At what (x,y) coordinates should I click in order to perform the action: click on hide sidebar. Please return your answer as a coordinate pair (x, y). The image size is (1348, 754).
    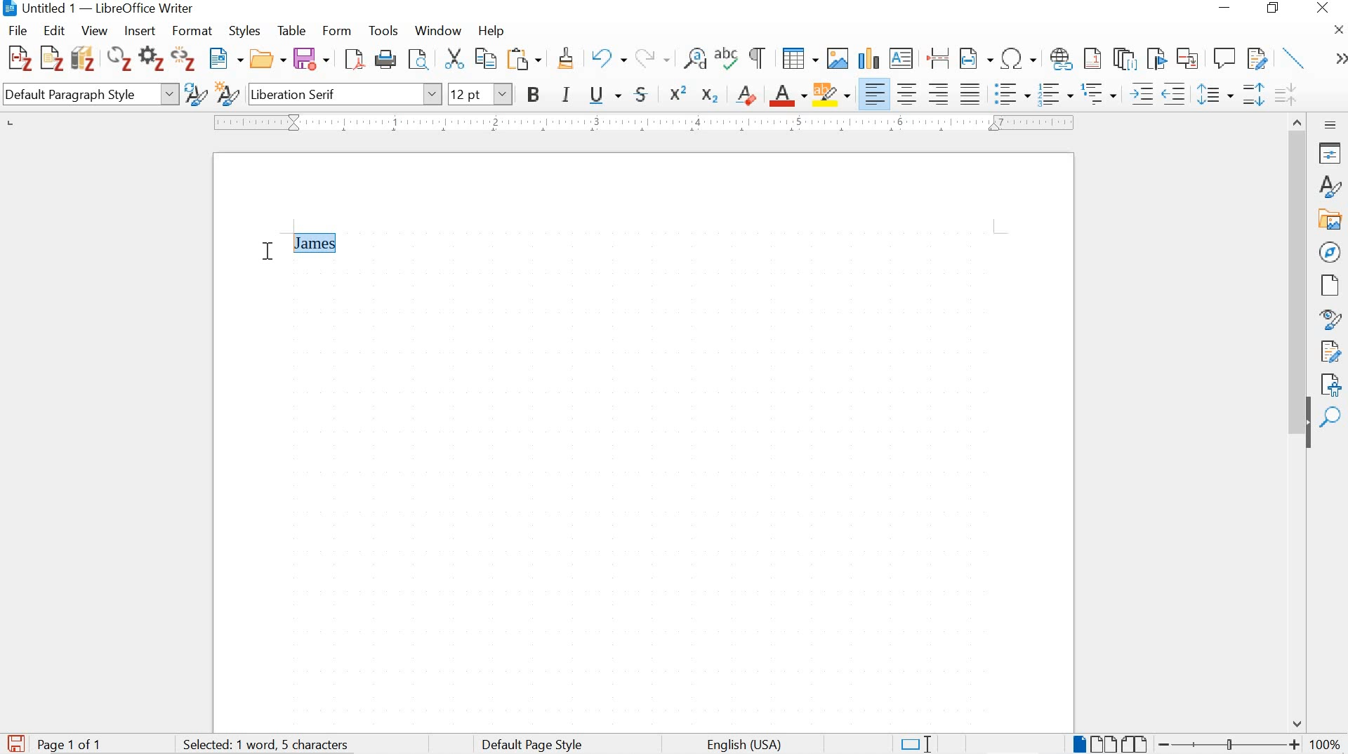
    Looking at the image, I should click on (1307, 430).